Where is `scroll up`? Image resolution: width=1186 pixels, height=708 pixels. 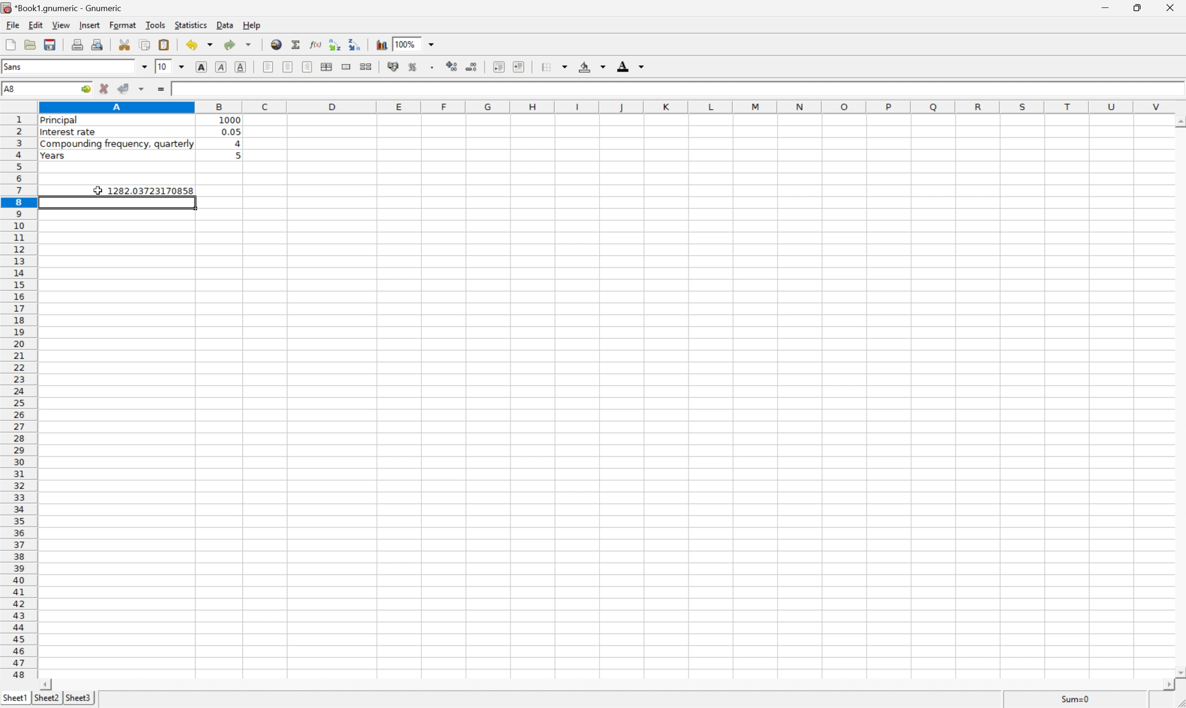 scroll up is located at coordinates (1178, 124).